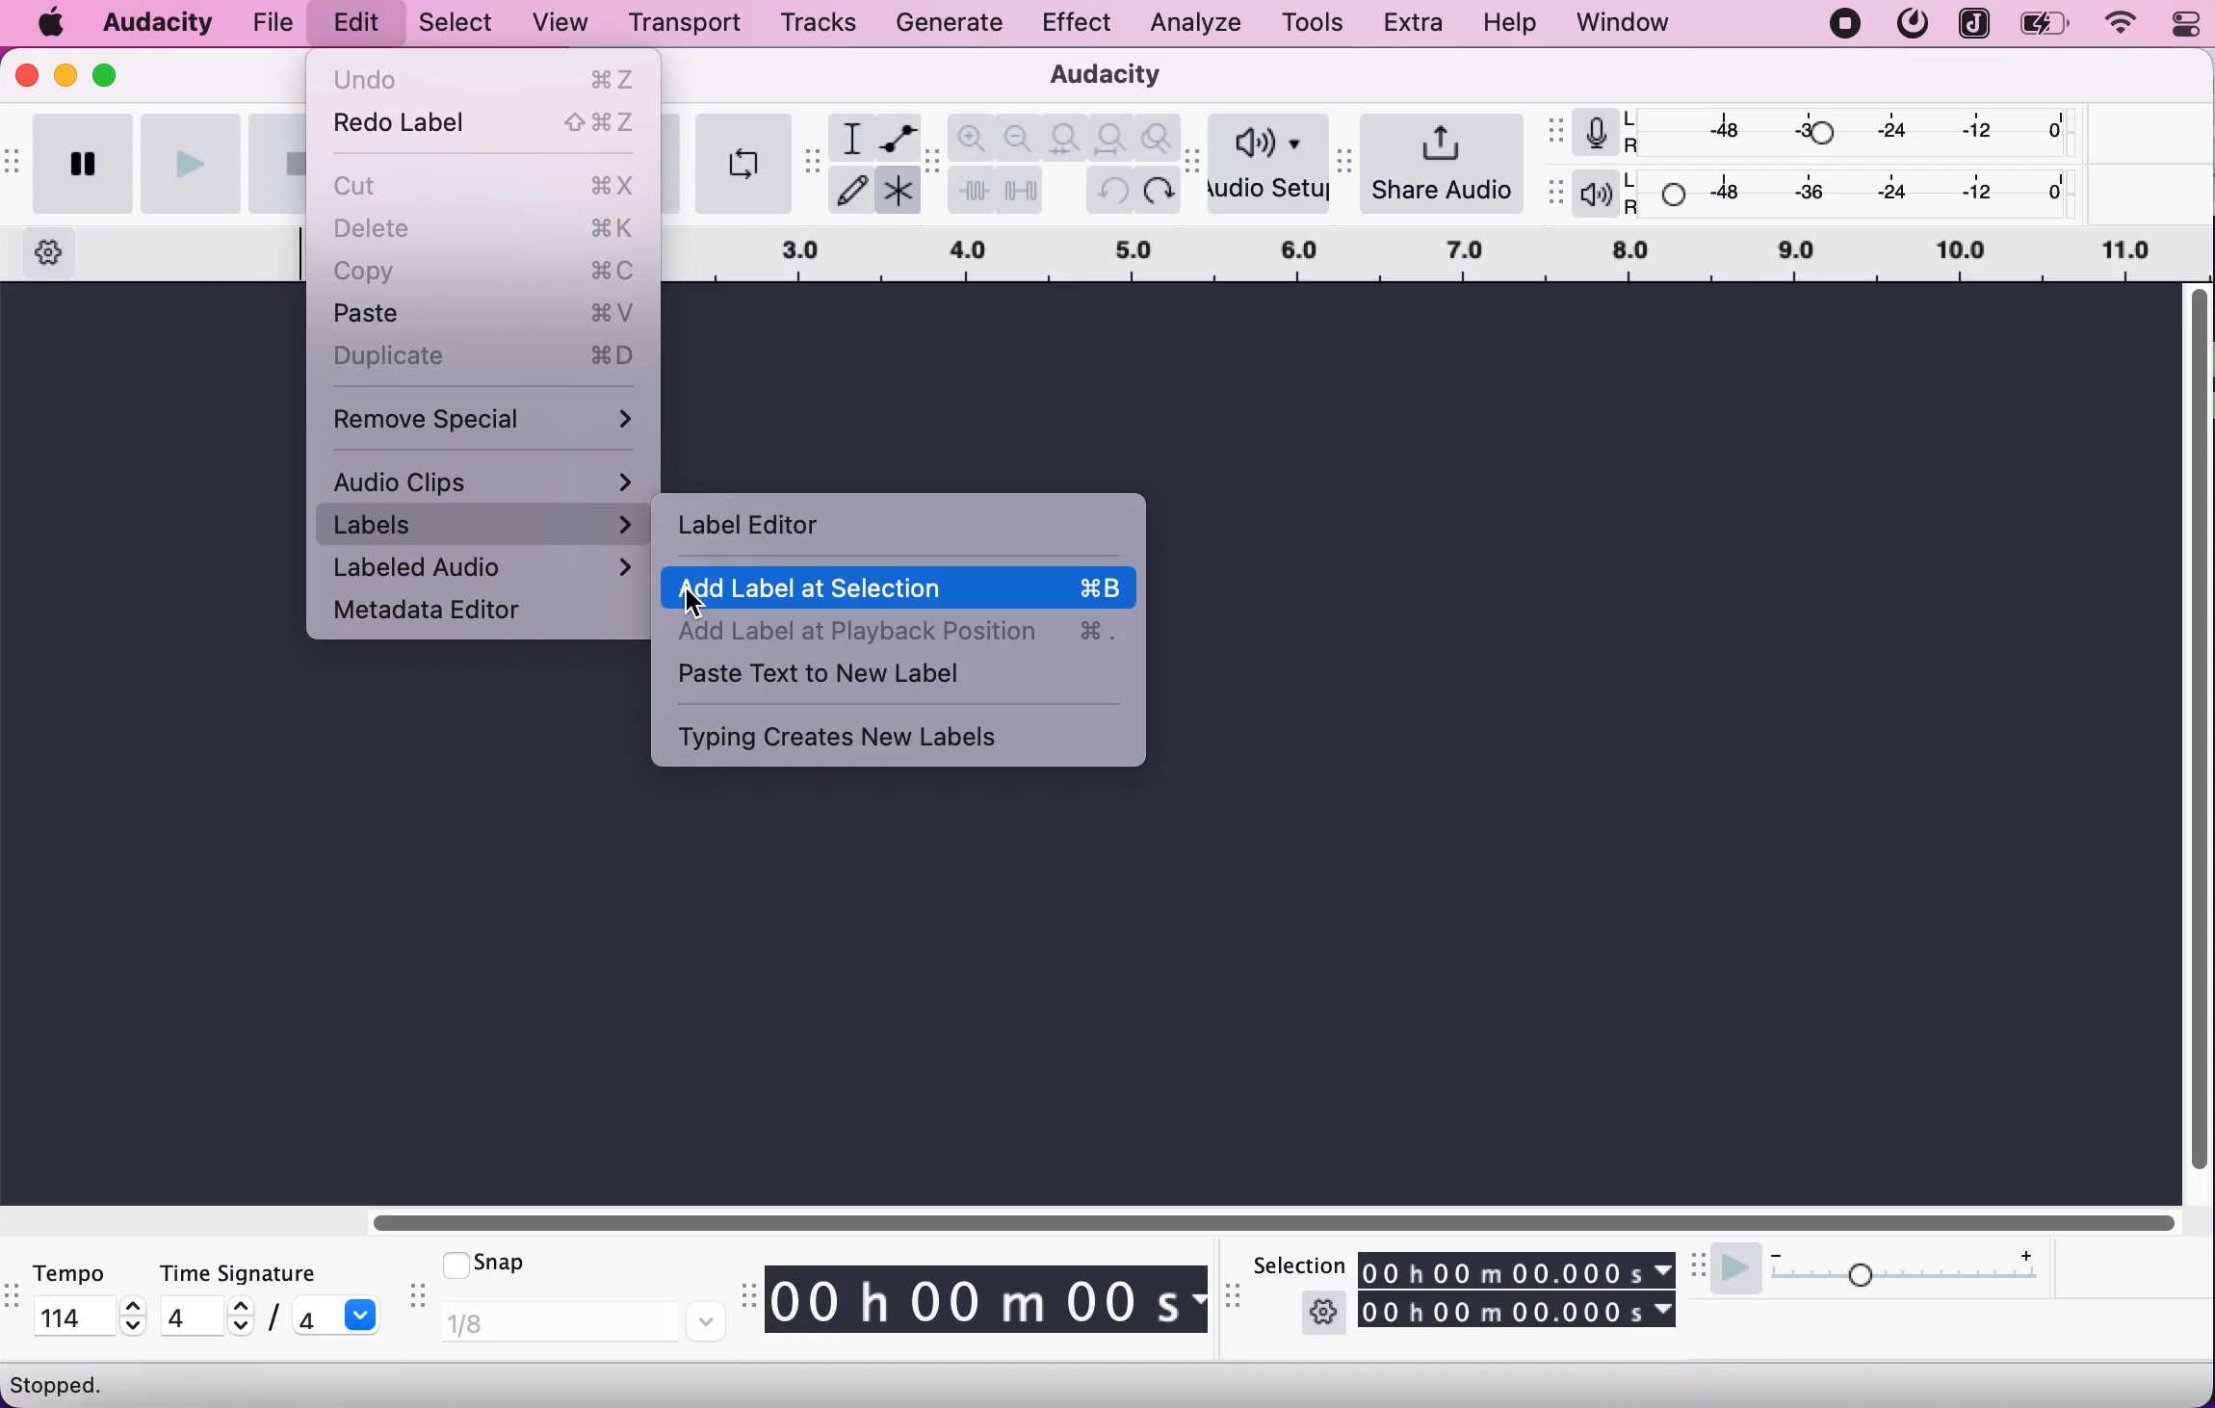 The image size is (2215, 1408). I want to click on playback speed, so click(1911, 1282).